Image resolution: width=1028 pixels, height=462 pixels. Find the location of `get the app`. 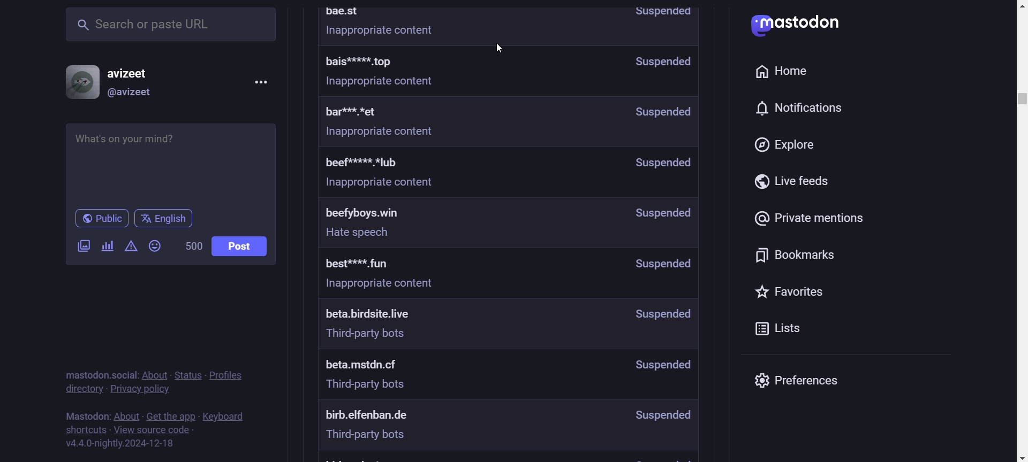

get the app is located at coordinates (171, 415).